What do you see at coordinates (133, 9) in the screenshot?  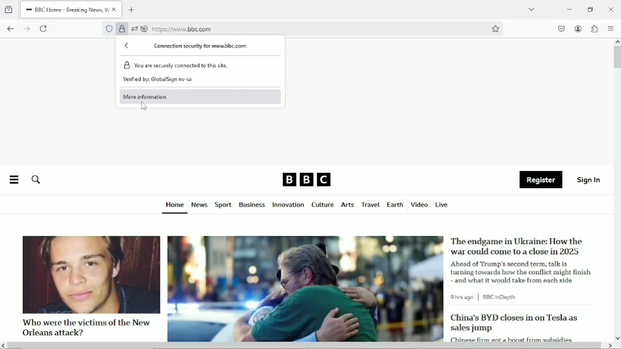 I see `New tab` at bounding box center [133, 9].